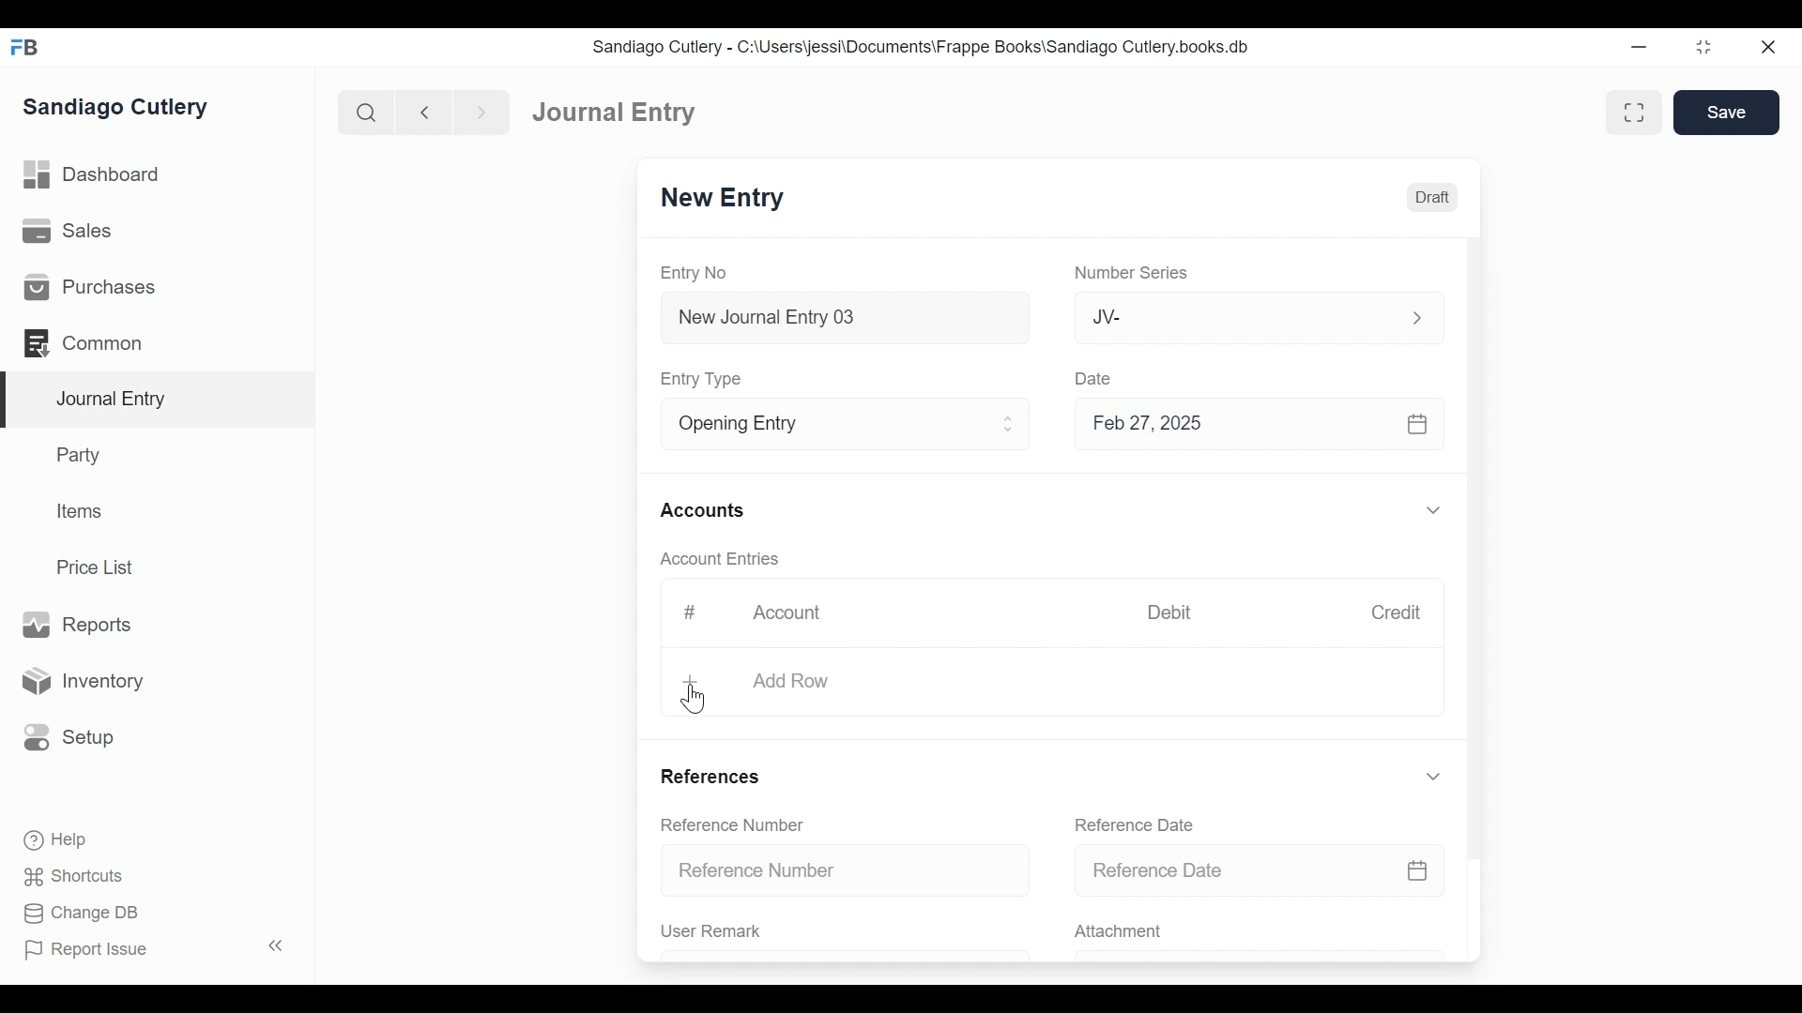 The image size is (1802, 1013). What do you see at coordinates (1414, 317) in the screenshot?
I see `Expand` at bounding box center [1414, 317].